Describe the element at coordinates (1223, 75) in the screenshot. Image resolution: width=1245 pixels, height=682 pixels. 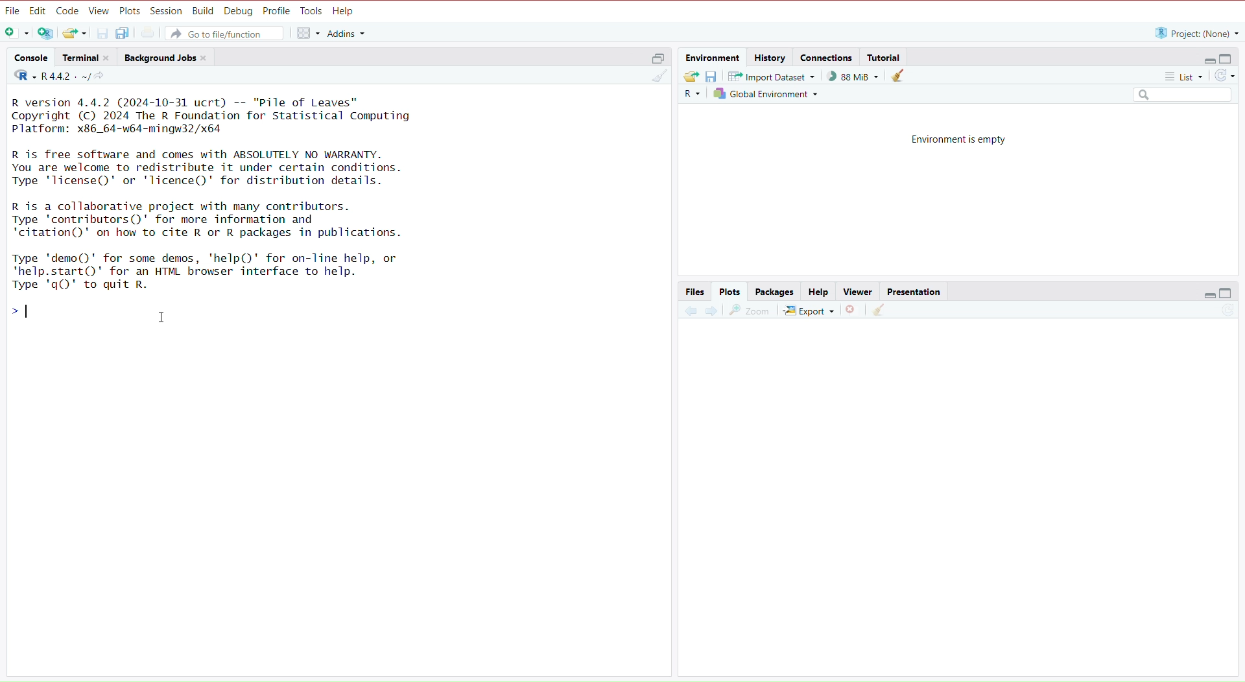
I see `Refresh list` at that location.